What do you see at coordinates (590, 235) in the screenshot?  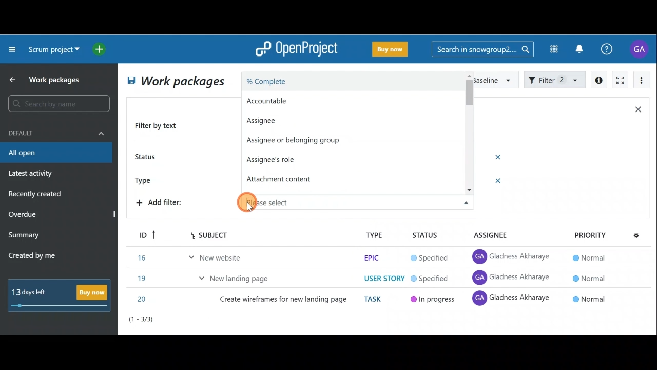 I see `priority` at bounding box center [590, 235].